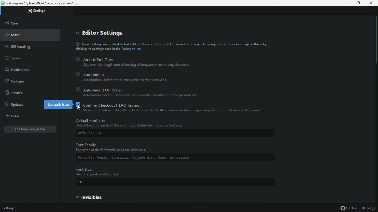  I want to click on Font Family
The name of the font family used for editor text., so click(156, 147).